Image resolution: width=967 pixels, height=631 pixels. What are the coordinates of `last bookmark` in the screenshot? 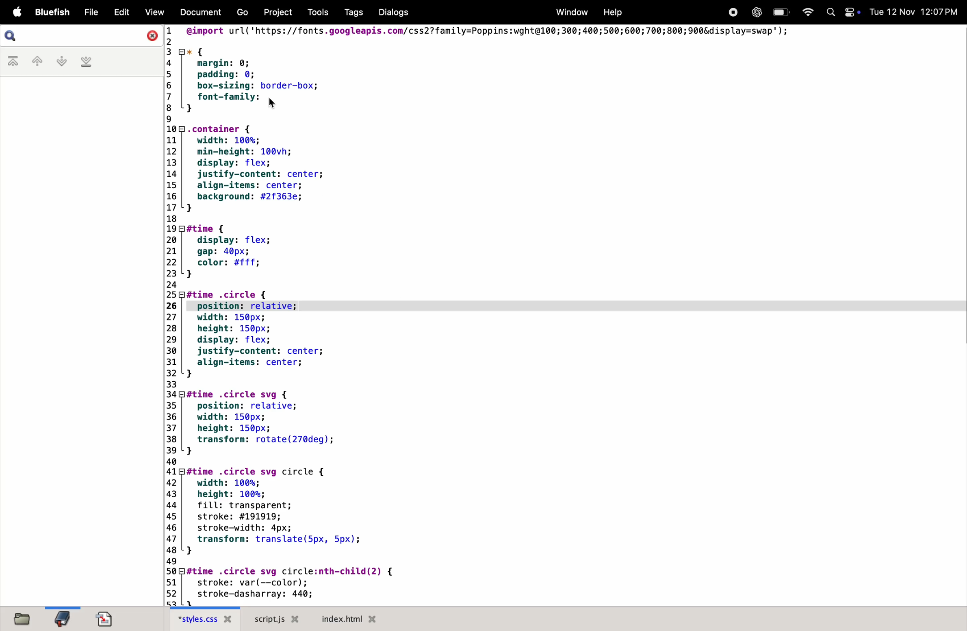 It's located at (86, 63).